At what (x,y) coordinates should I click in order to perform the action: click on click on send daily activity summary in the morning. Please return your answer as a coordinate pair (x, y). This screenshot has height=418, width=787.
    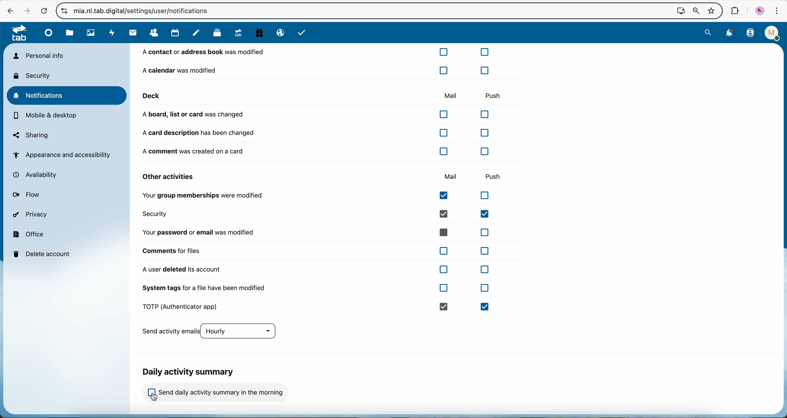
    Looking at the image, I should click on (215, 393).